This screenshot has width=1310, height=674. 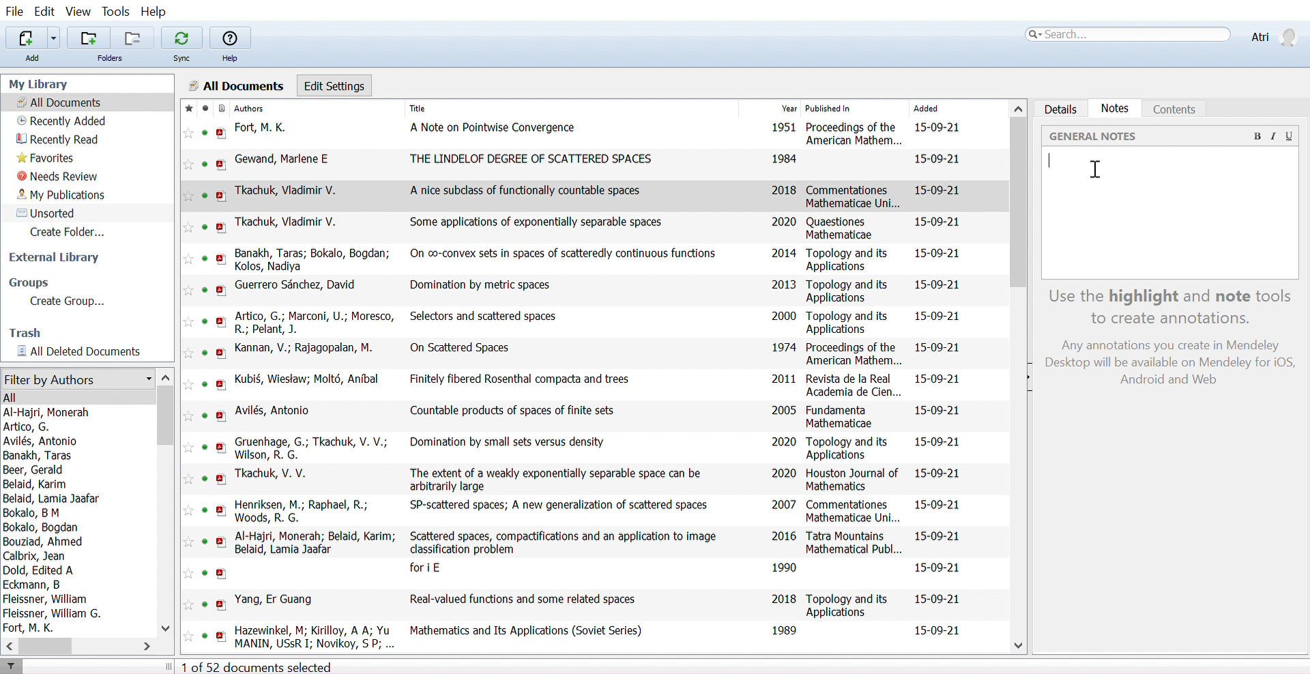 What do you see at coordinates (782, 566) in the screenshot?
I see `1990` at bounding box center [782, 566].